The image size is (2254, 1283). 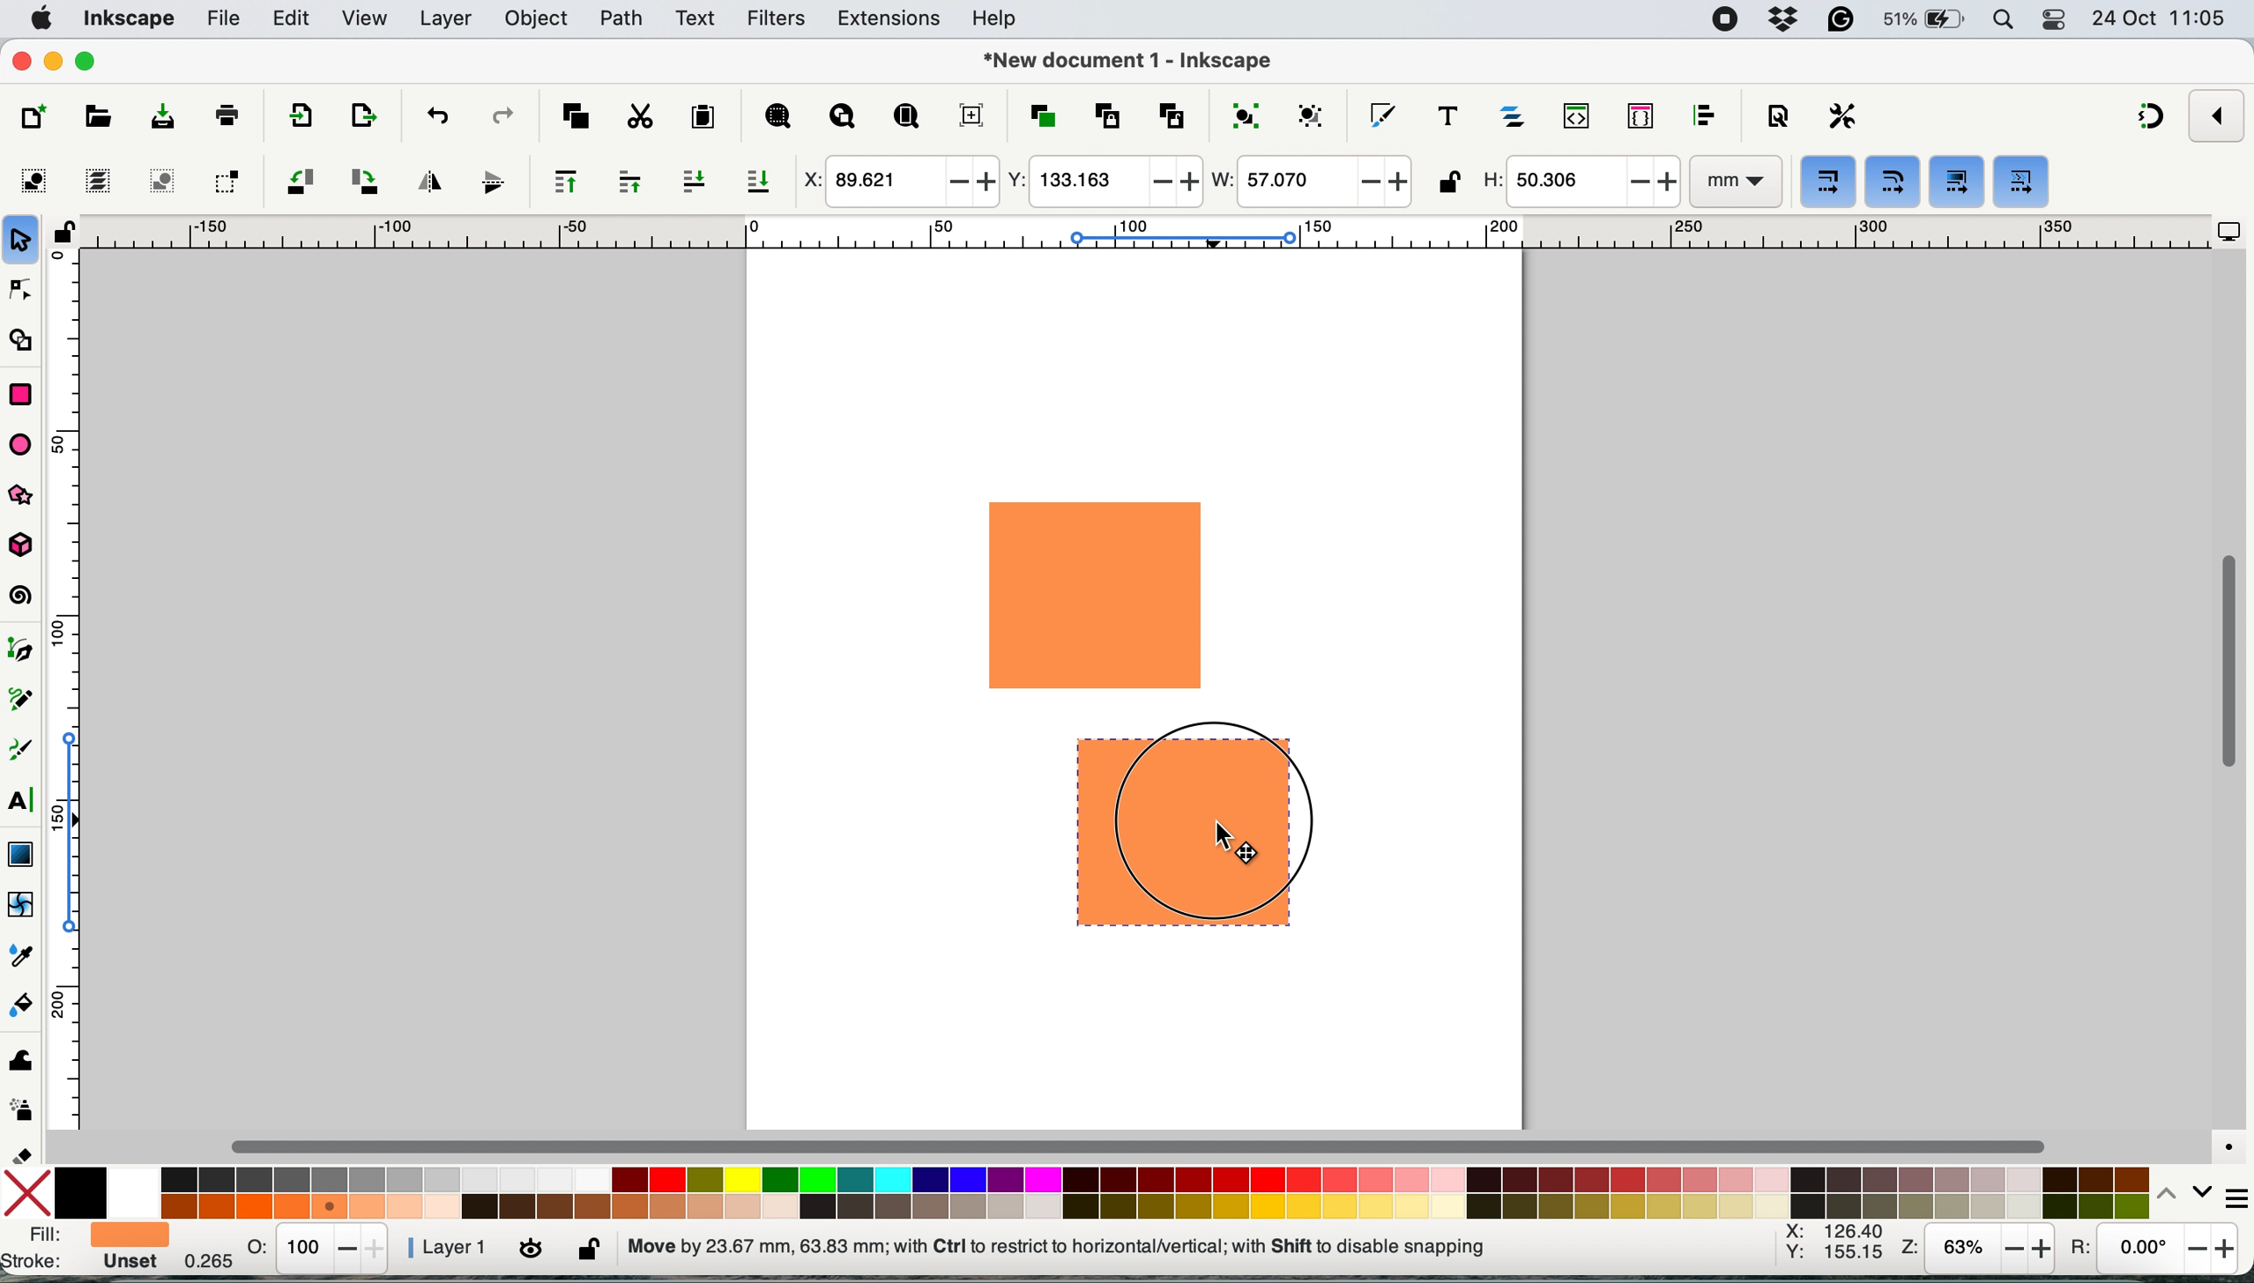 I want to click on print, so click(x=227, y=114).